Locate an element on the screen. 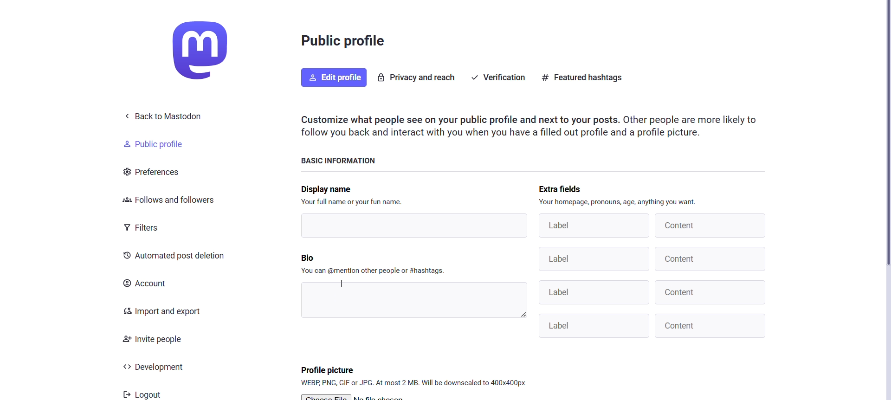 This screenshot has width=891, height=400. Customize what people see on your public profile and next to your posts. Other people are more likely to
follow you back and interact with you when you have a filled out profile and a profile picture. is located at coordinates (533, 126).